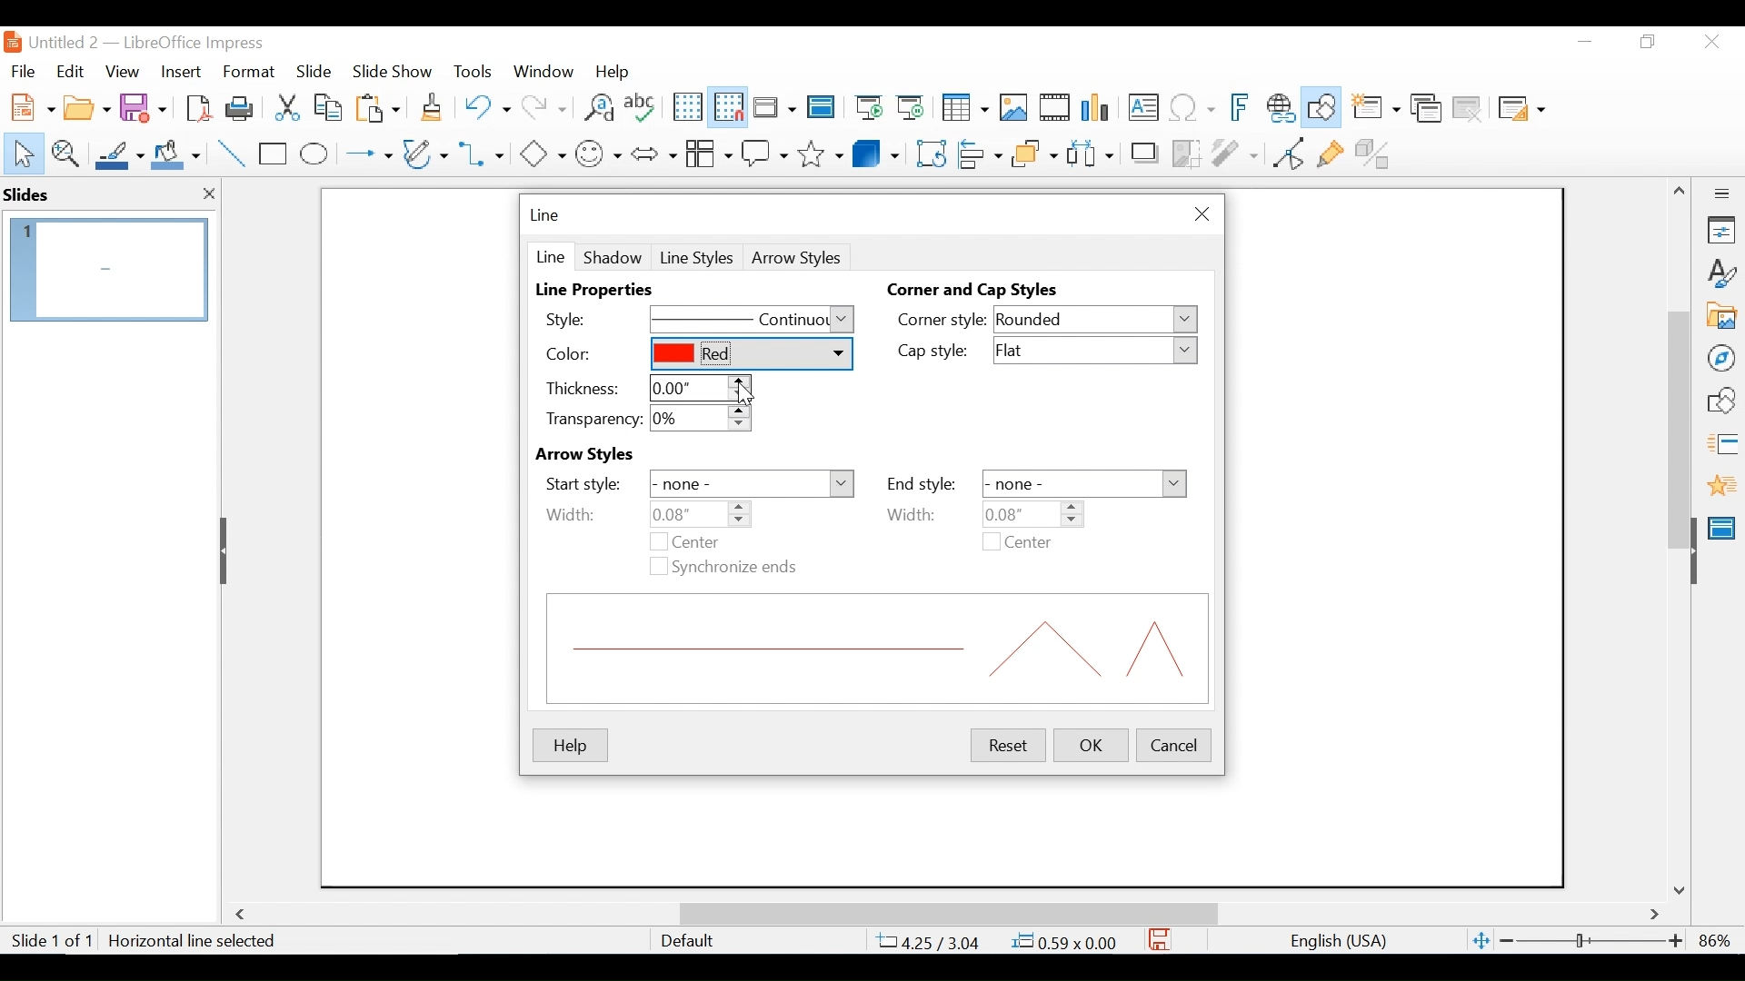  Describe the element at coordinates (549, 255) in the screenshot. I see `Line ` at that location.